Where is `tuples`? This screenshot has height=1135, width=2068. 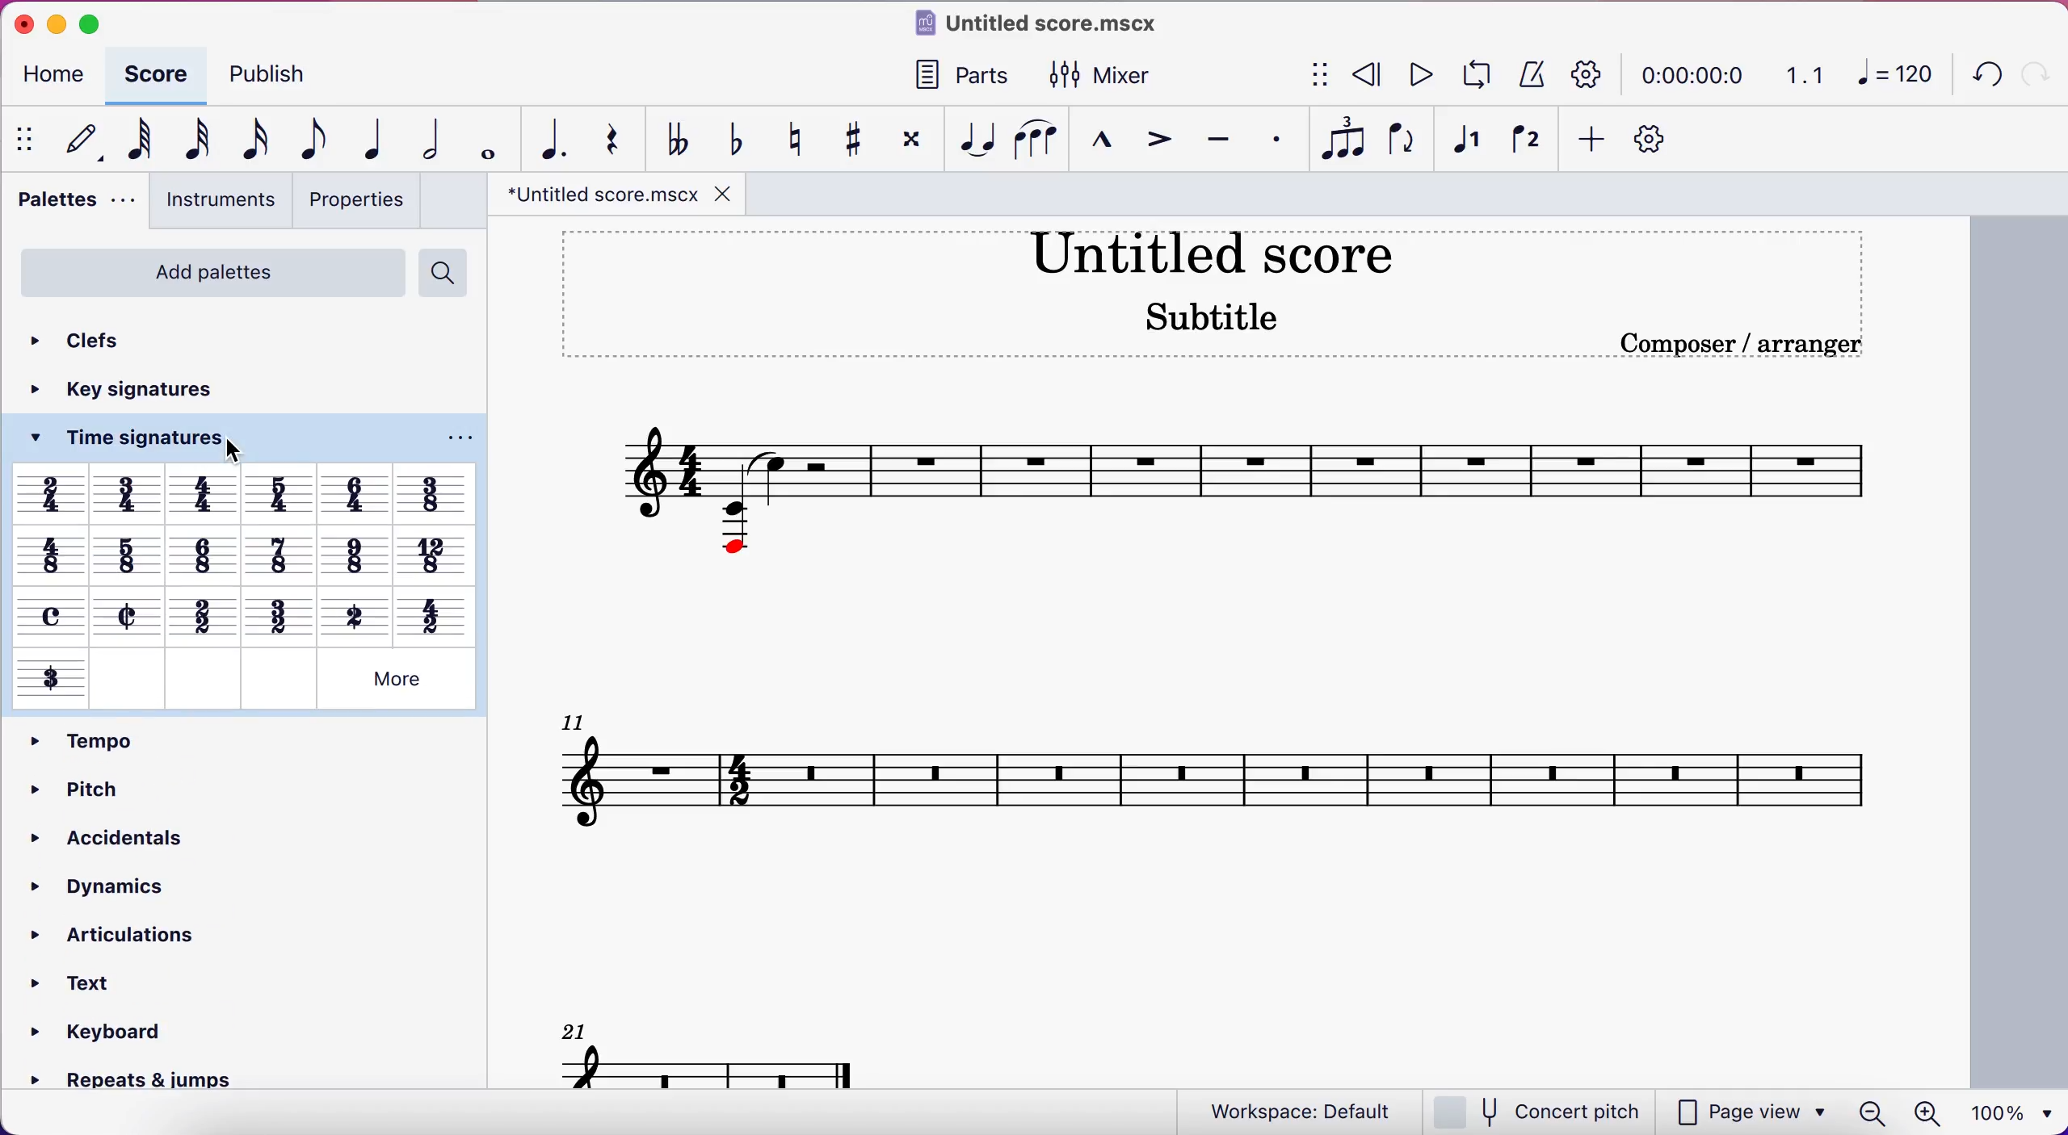 tuples is located at coordinates (1339, 140).